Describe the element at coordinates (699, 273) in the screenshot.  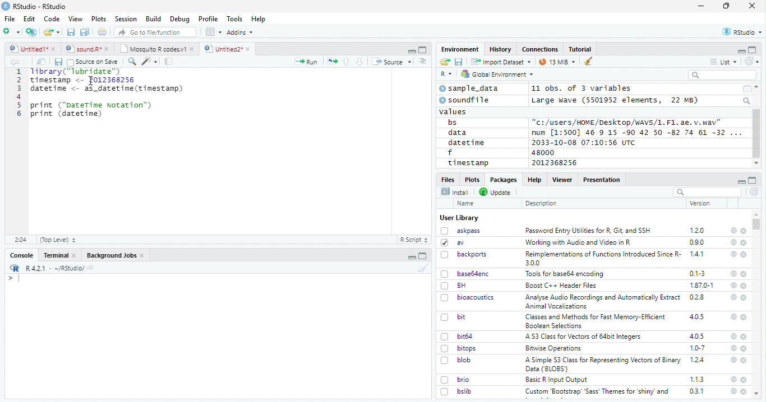
I see `0.1-3` at that location.